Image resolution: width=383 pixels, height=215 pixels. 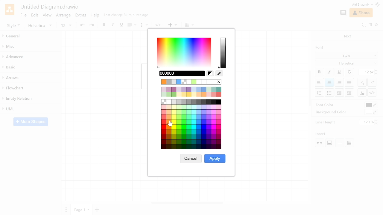 What do you see at coordinates (23, 15) in the screenshot?
I see `File` at bounding box center [23, 15].